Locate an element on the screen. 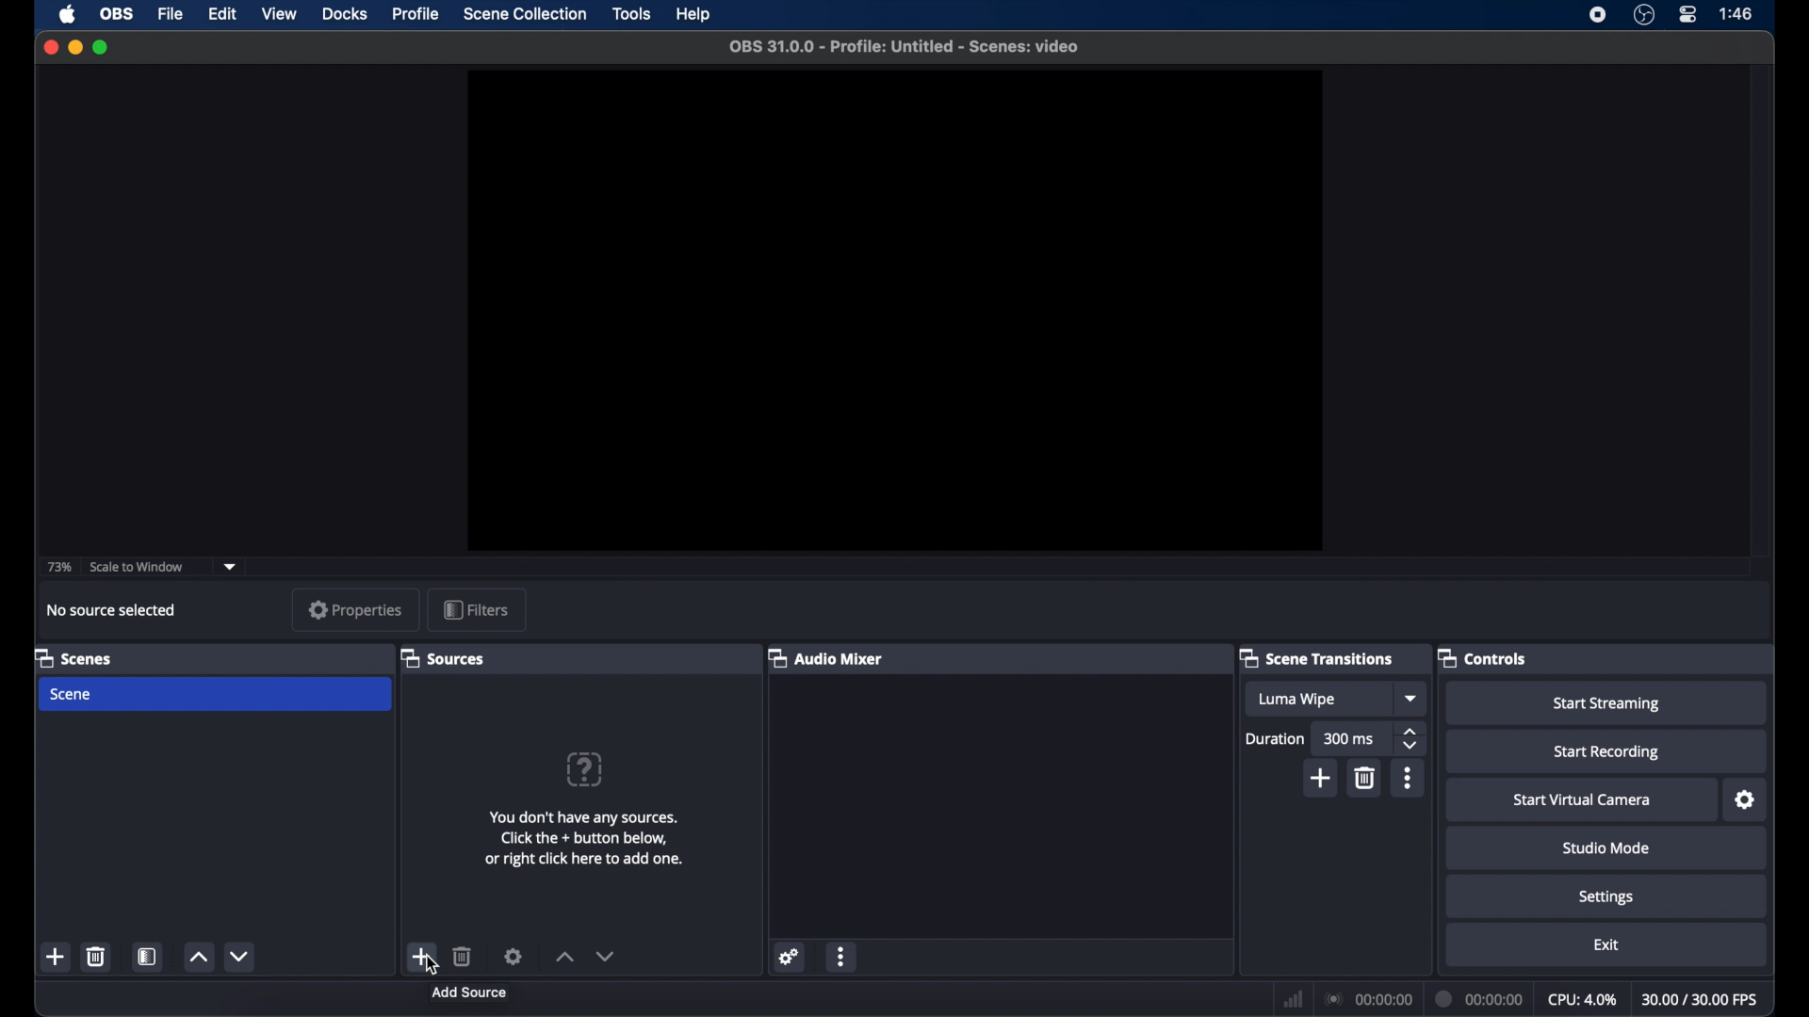 The width and height of the screenshot is (1809, 1017). scene collection is located at coordinates (527, 14).